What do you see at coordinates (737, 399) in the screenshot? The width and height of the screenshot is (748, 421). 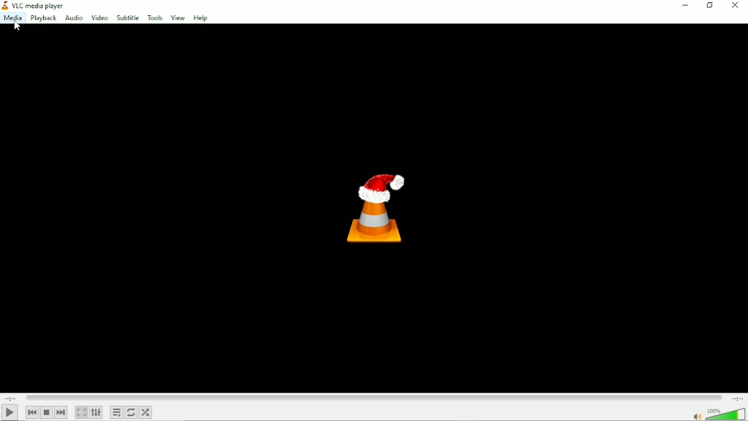 I see `Total duration` at bounding box center [737, 399].